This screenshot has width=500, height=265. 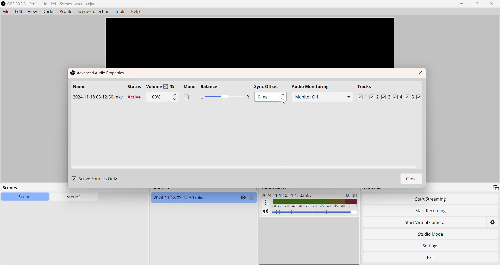 I want to click on Close, so click(x=412, y=180).